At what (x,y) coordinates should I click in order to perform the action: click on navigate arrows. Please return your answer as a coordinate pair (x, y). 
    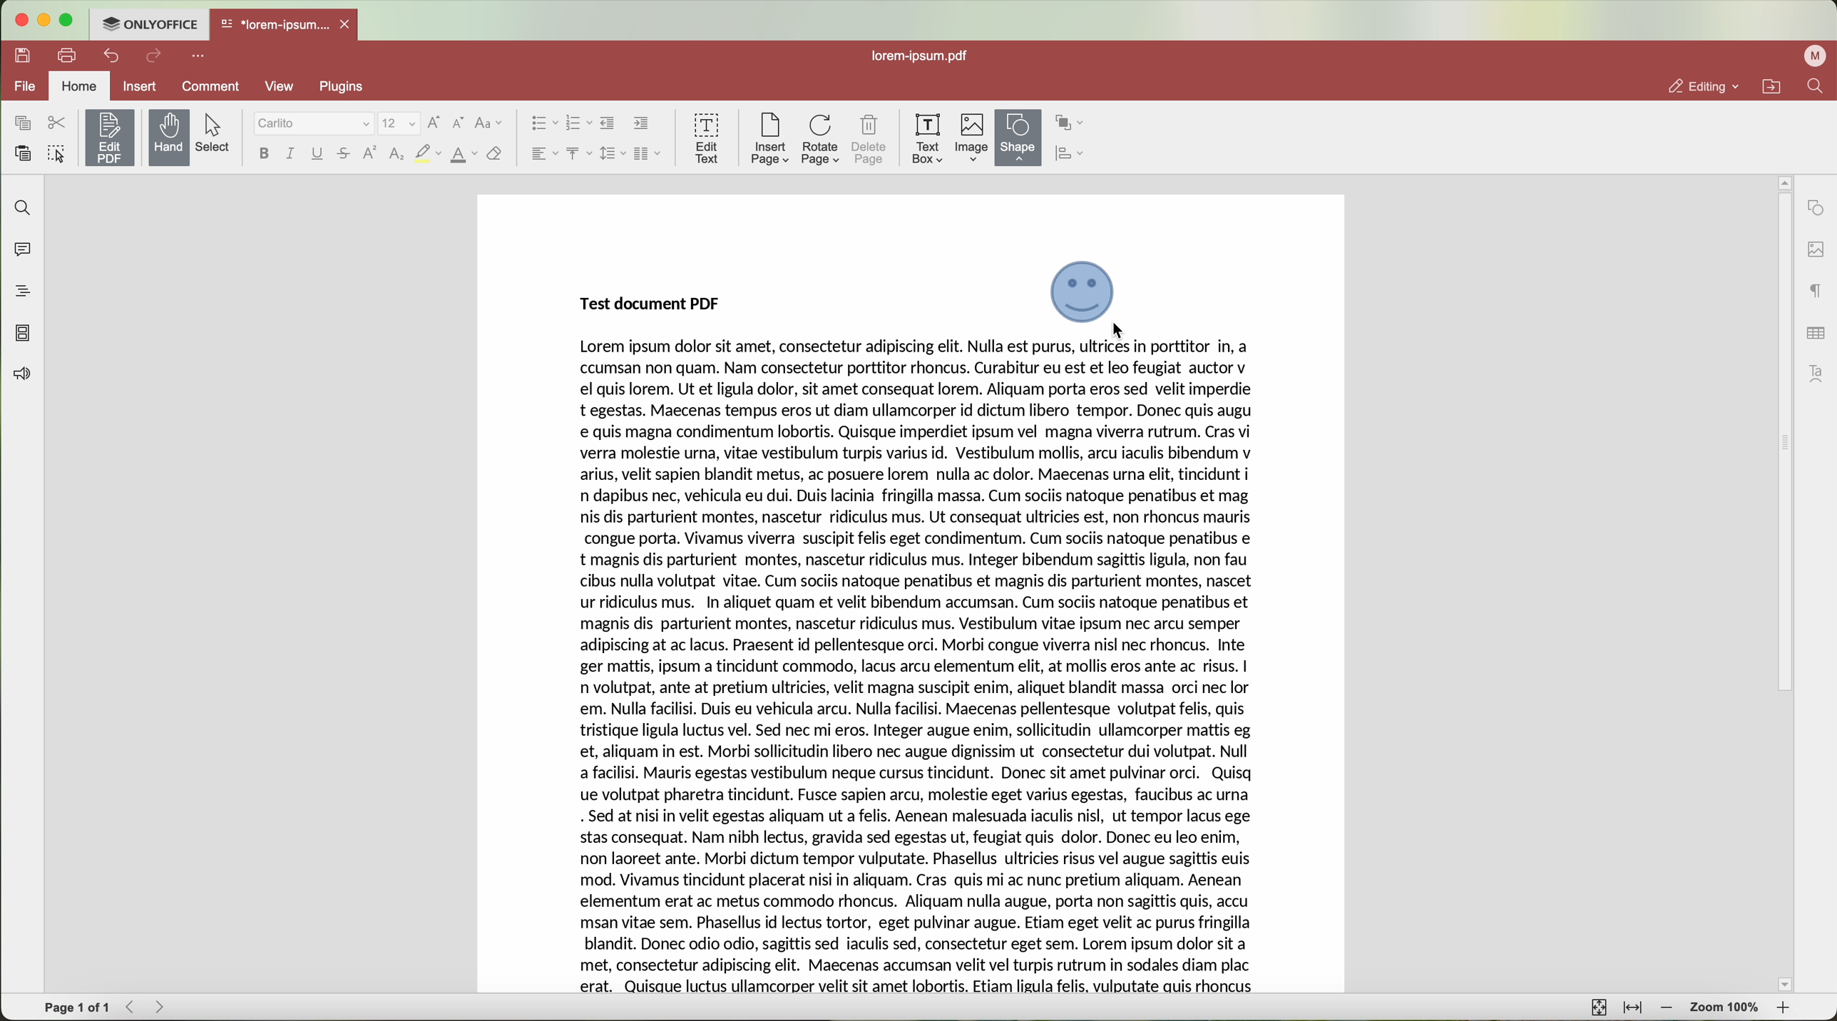
    Looking at the image, I should click on (148, 1007).